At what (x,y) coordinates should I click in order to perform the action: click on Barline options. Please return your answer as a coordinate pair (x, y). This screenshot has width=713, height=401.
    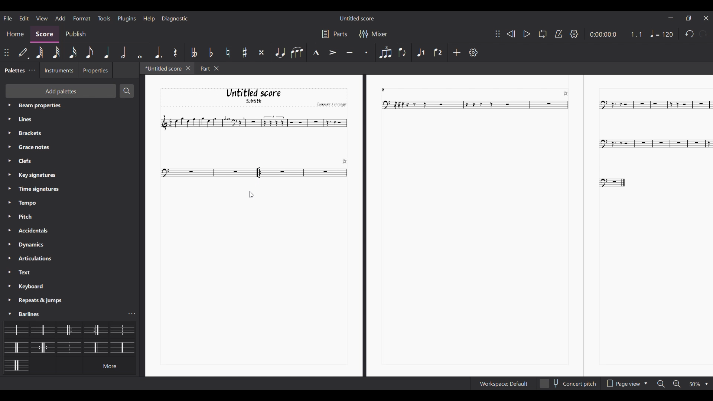
    Looking at the image, I should click on (95, 345).